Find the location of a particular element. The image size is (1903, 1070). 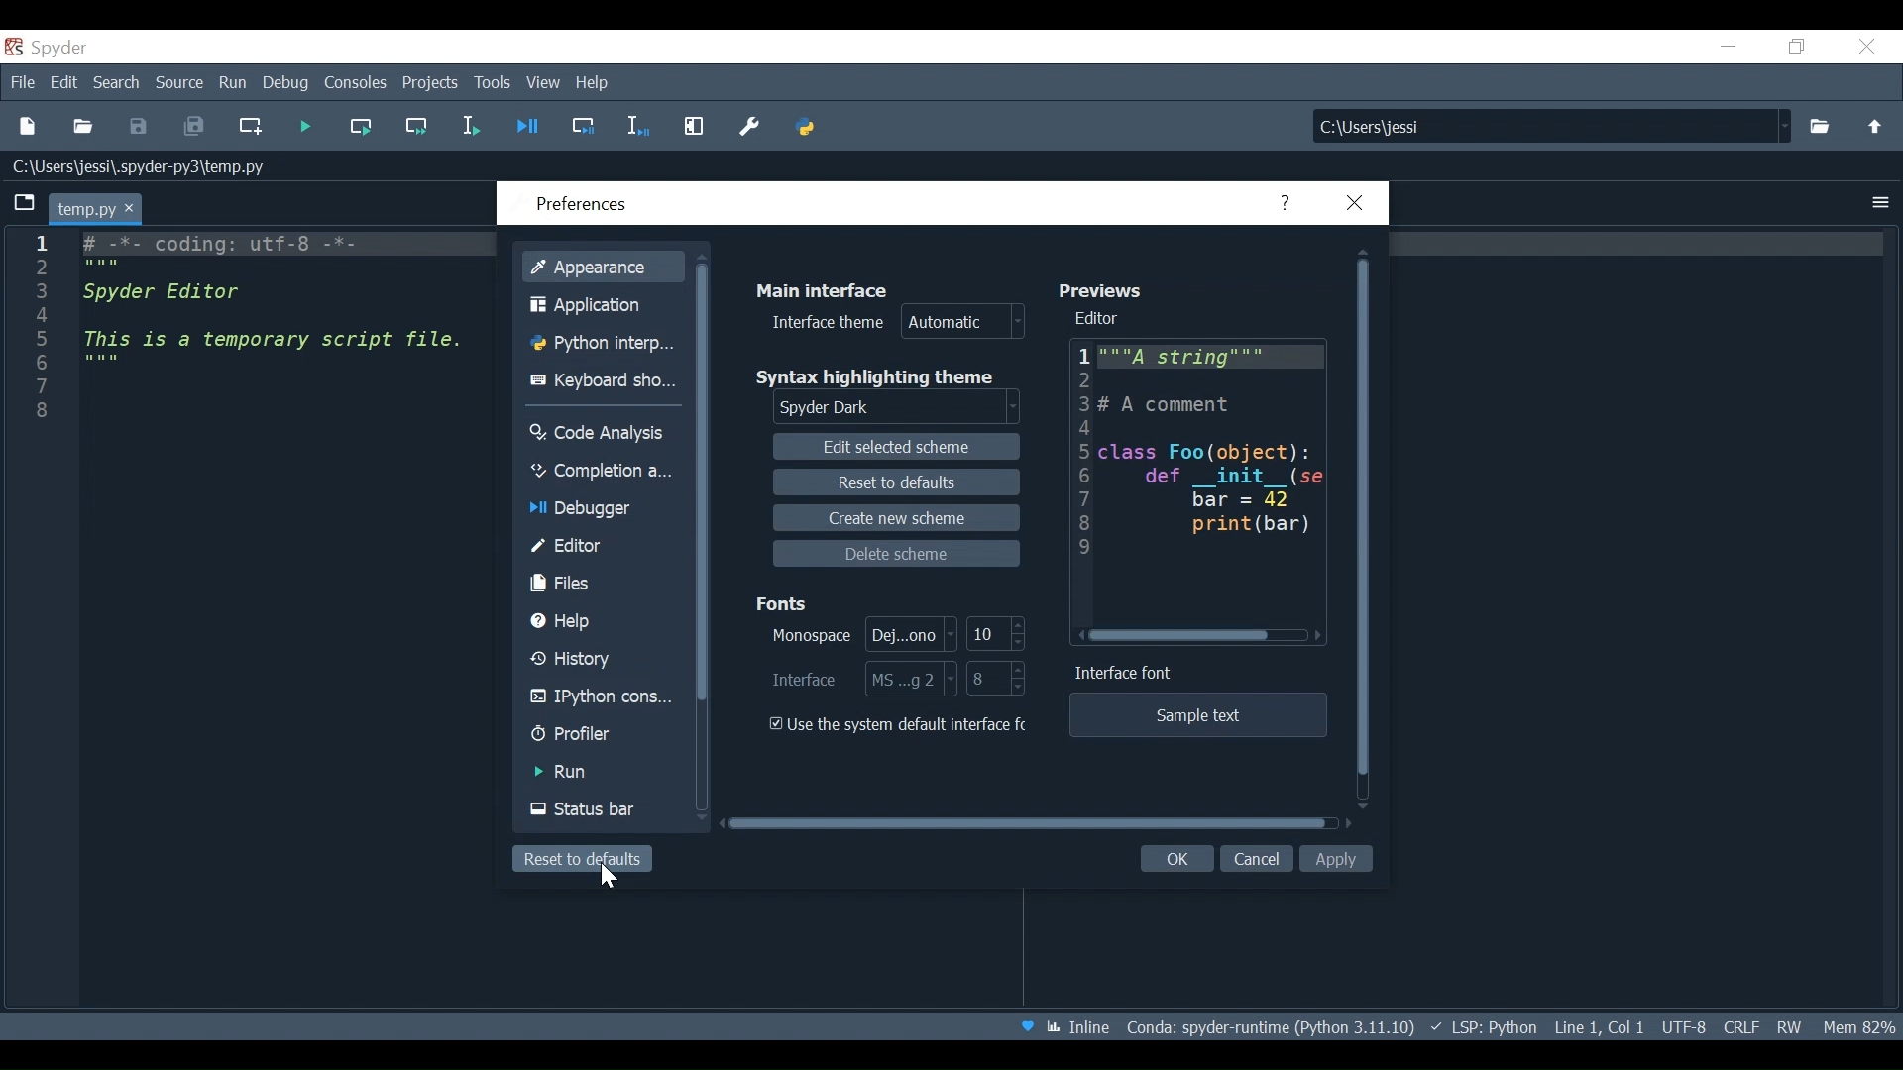

Editor Preview is located at coordinates (1193, 479).